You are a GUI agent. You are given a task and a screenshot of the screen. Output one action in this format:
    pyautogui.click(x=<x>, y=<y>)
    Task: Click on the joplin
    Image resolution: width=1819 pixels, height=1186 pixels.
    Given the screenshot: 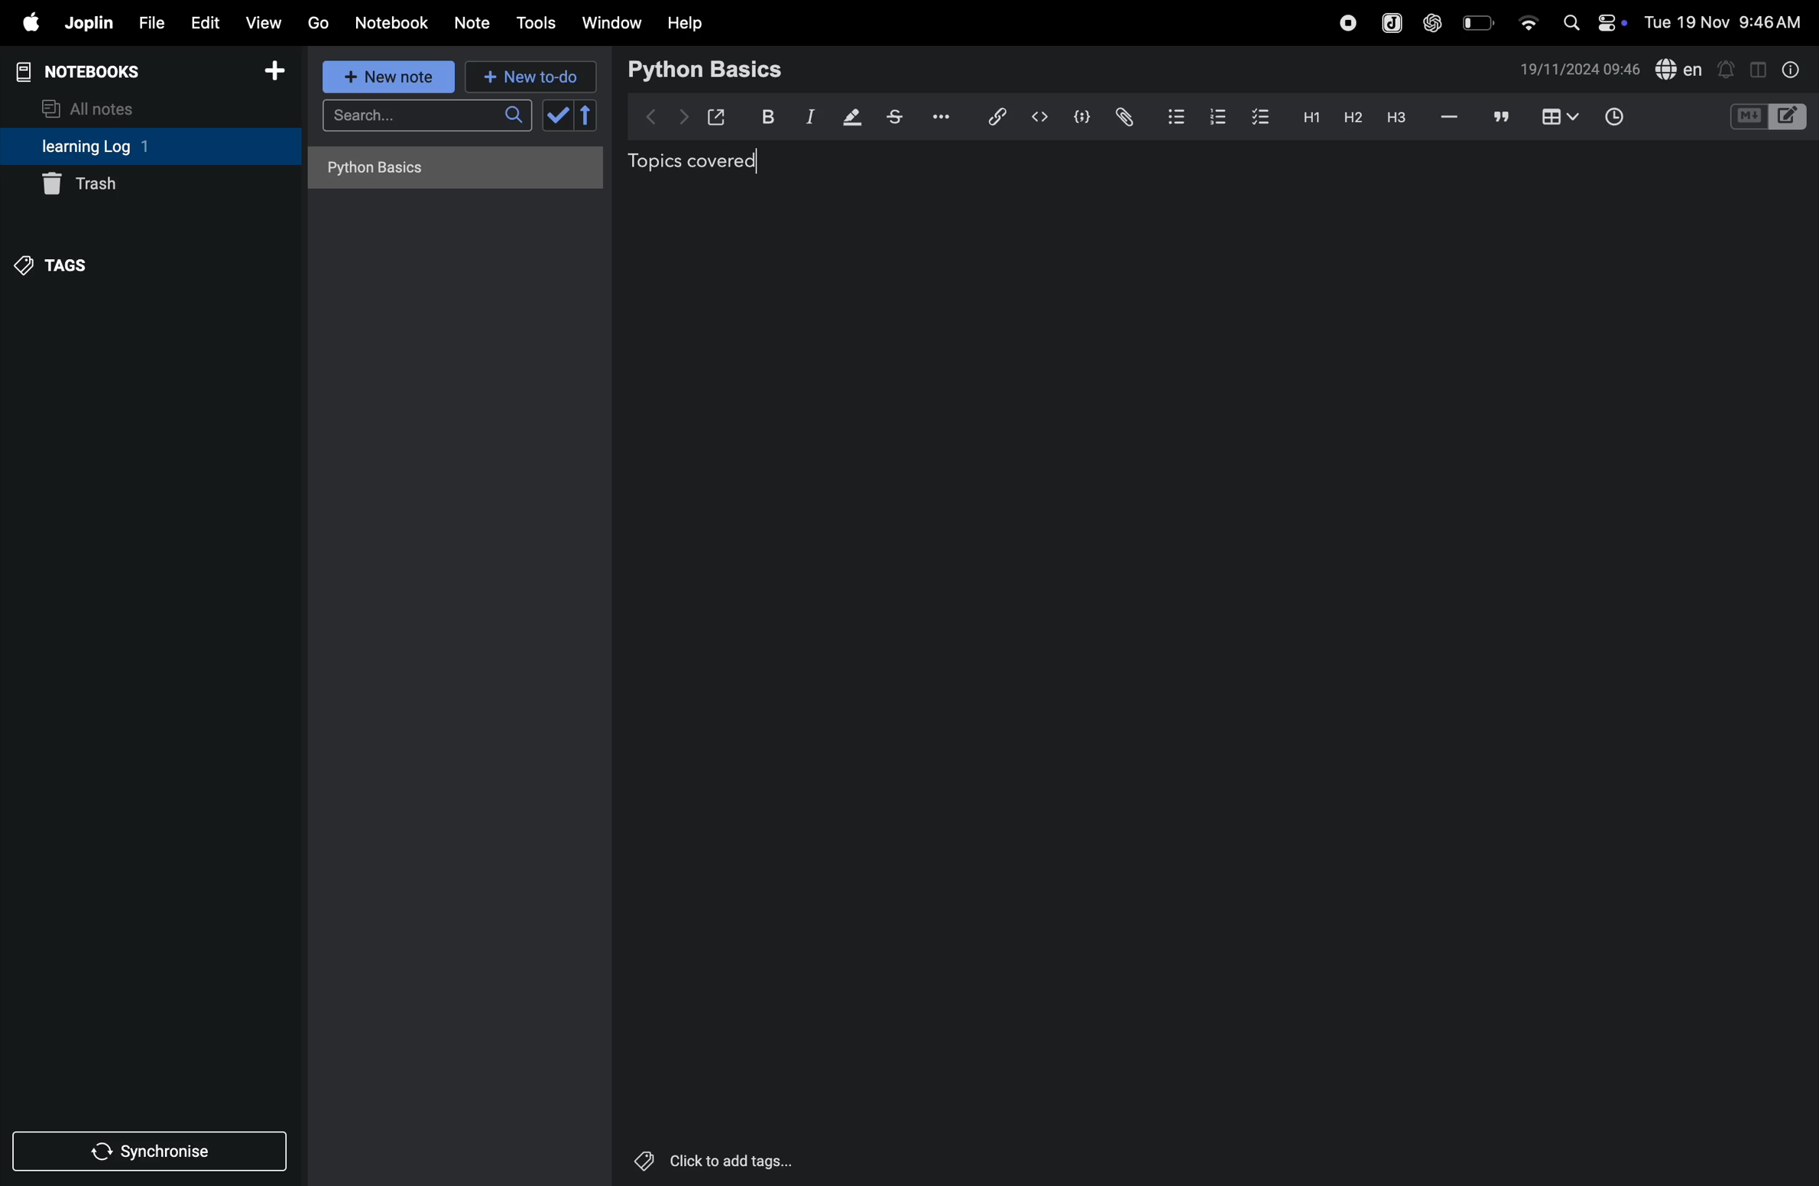 What is the action you would take?
    pyautogui.click(x=1389, y=22)
    